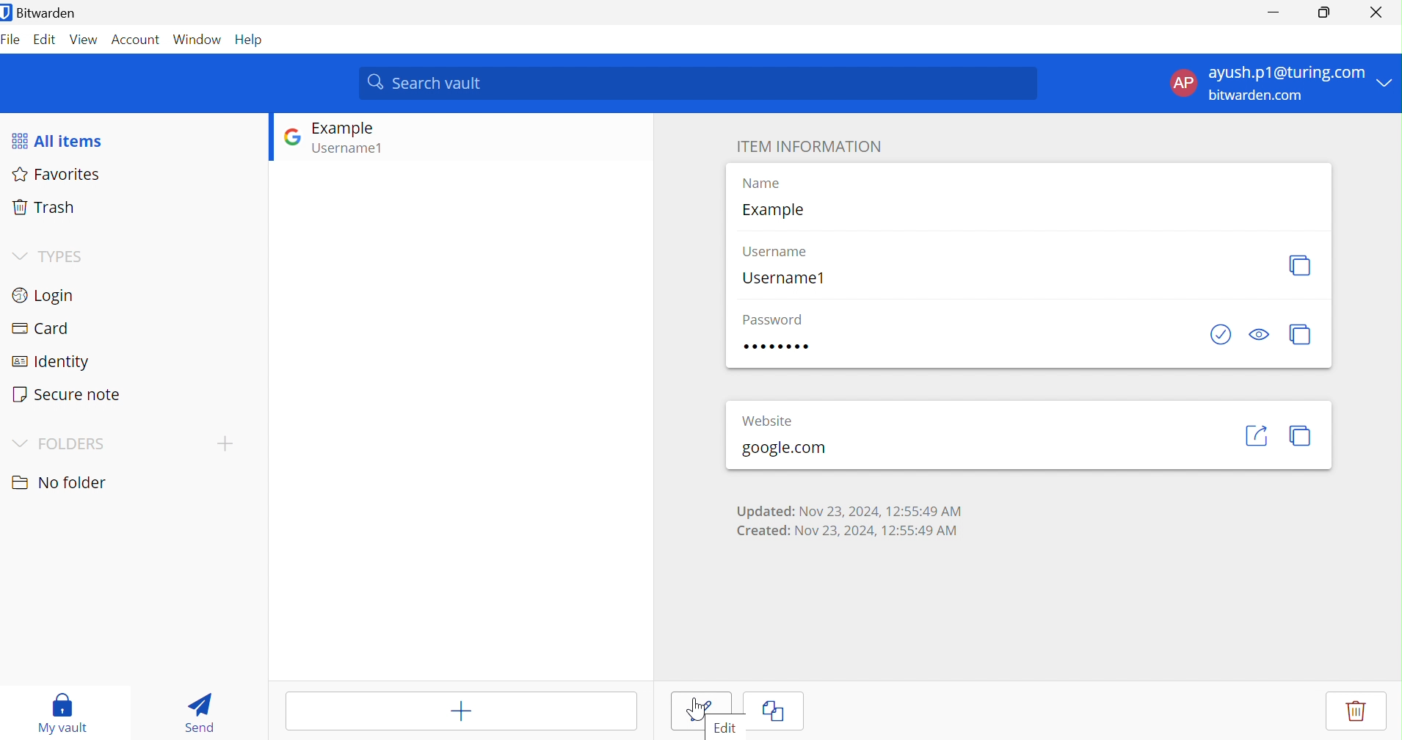 The image size is (1402, 740). Describe the element at coordinates (777, 250) in the screenshot. I see `Username` at that location.